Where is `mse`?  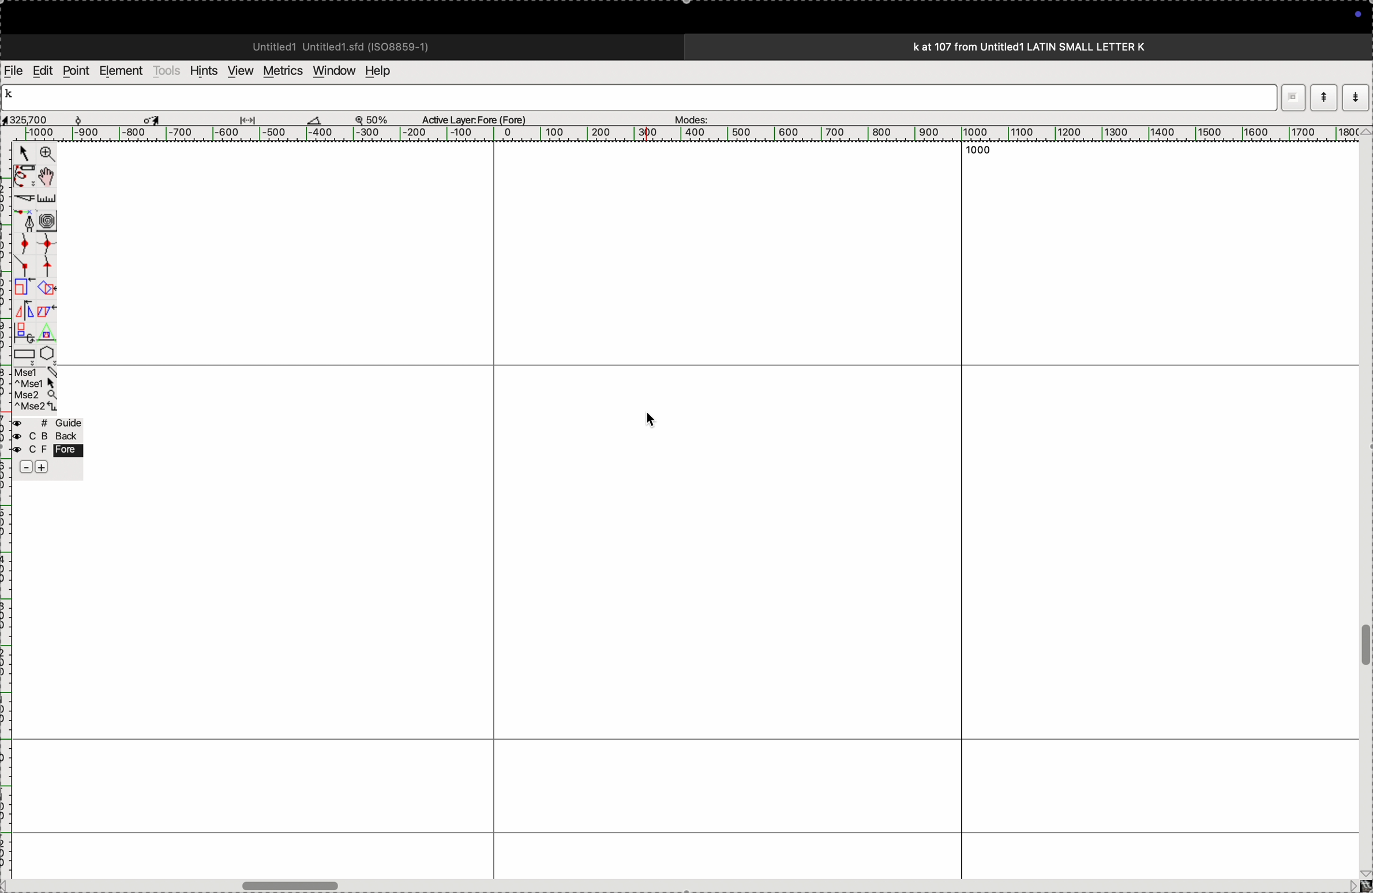
mse is located at coordinates (36, 390).